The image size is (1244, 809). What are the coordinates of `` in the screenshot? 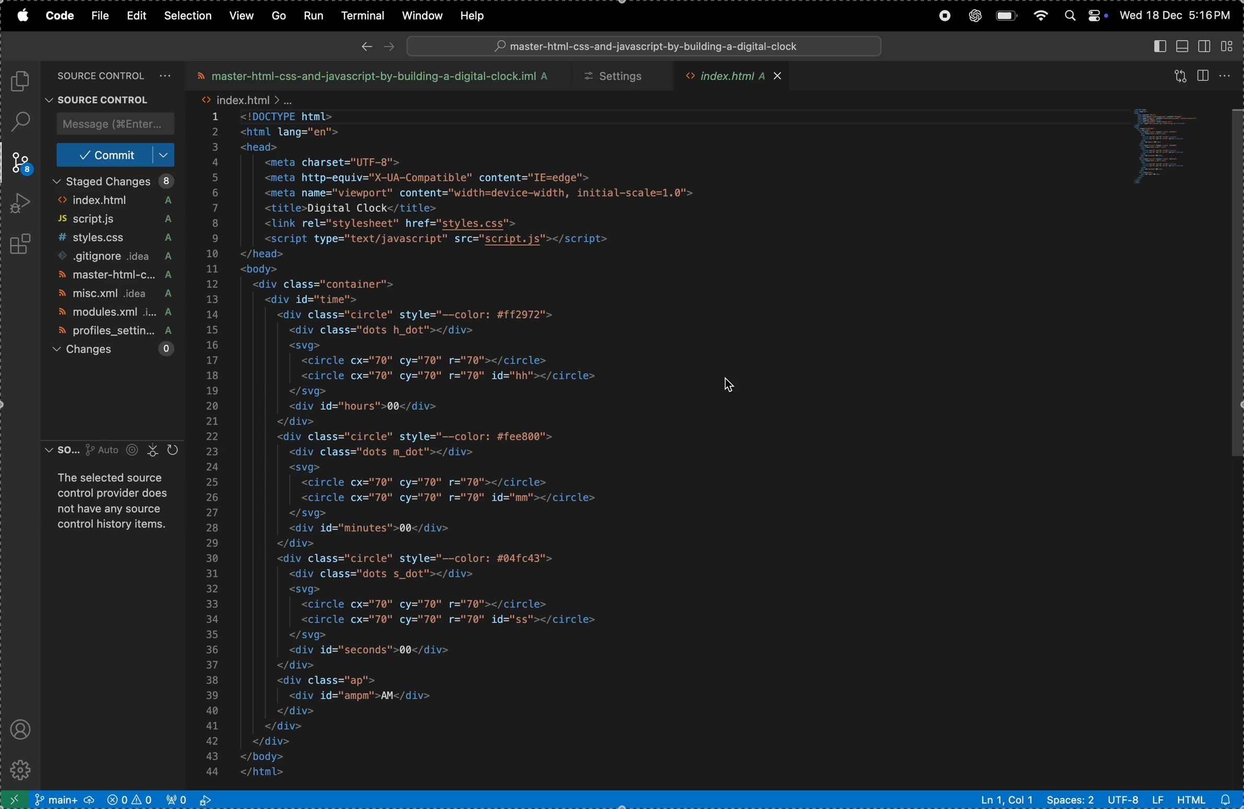 It's located at (1233, 293).